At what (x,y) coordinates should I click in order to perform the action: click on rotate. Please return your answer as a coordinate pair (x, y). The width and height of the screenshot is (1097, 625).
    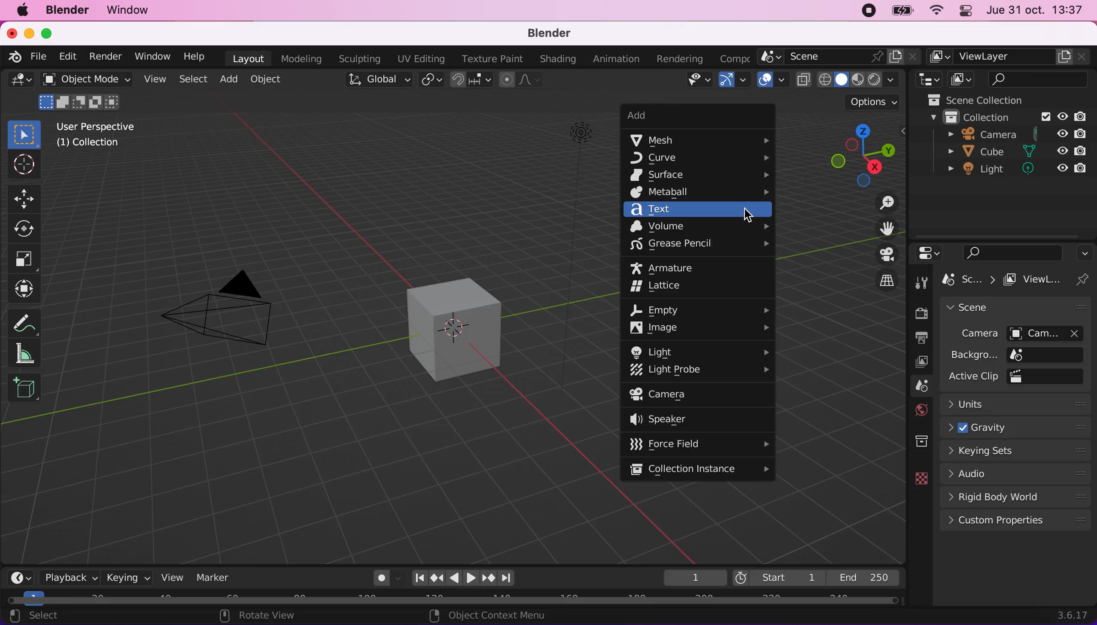
    Looking at the image, I should click on (25, 228).